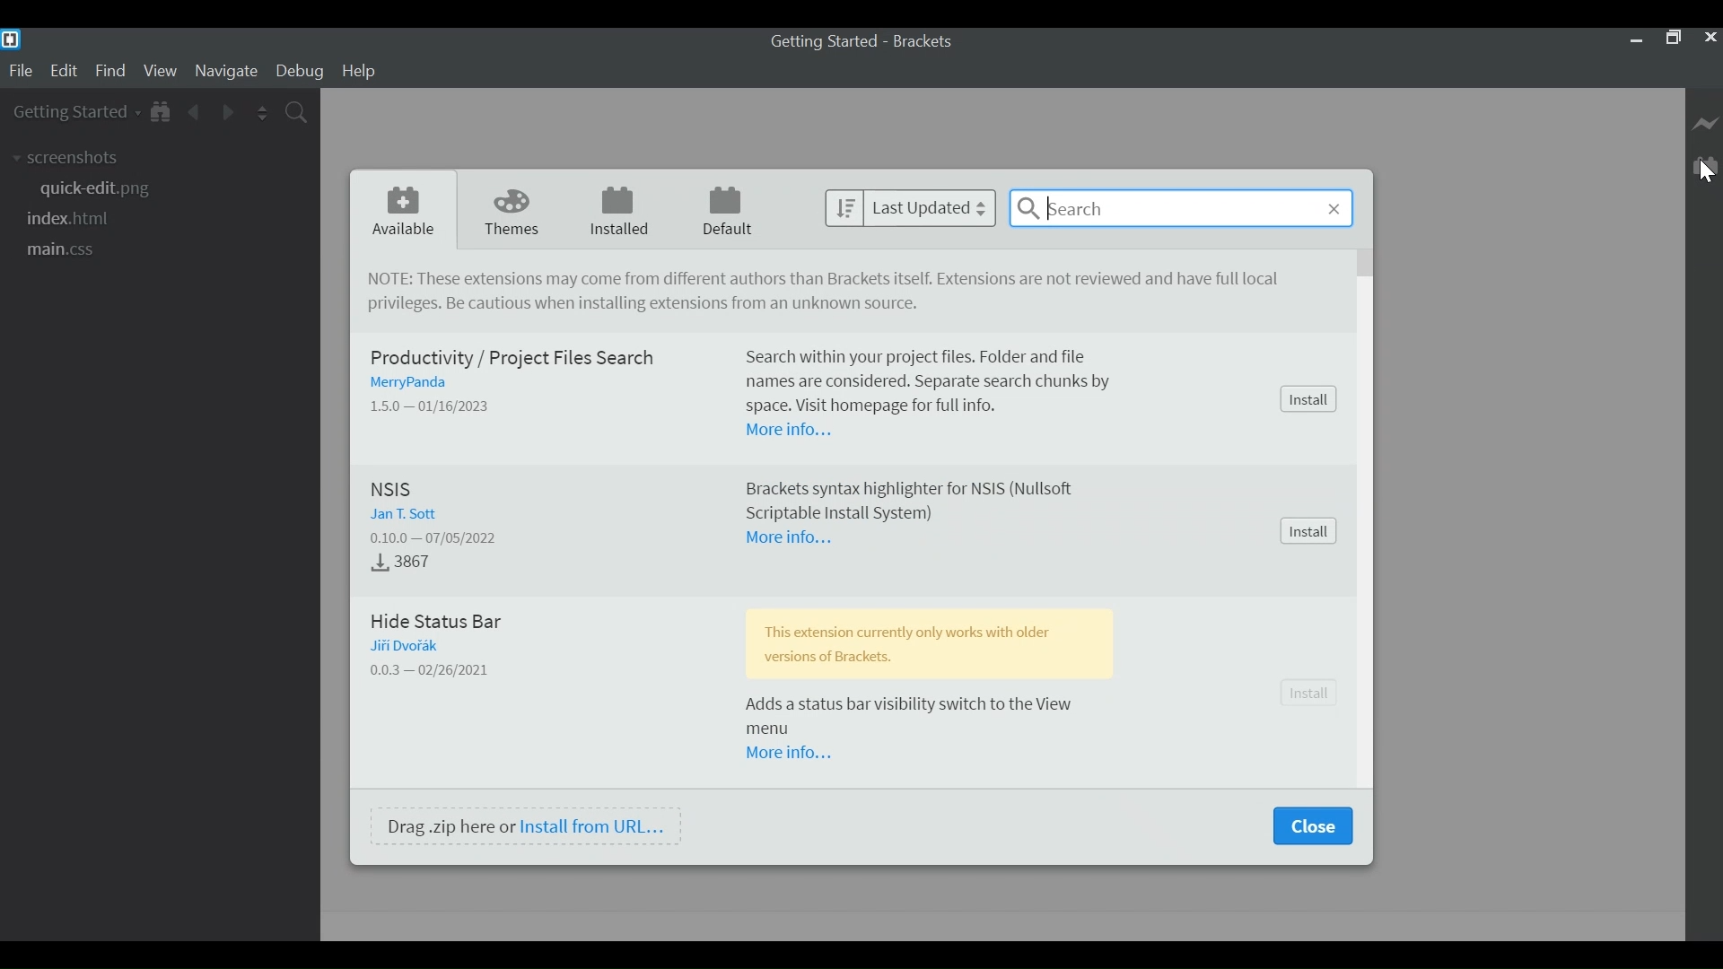 The width and height of the screenshot is (1723, 969). I want to click on Author, so click(417, 383).